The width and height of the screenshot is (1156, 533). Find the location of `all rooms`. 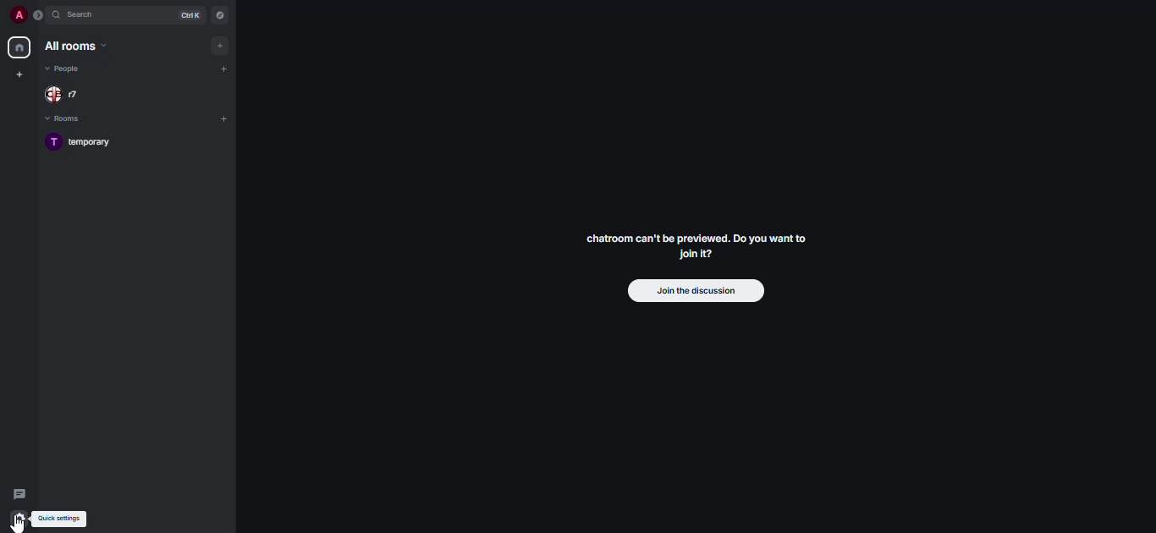

all rooms is located at coordinates (76, 46).